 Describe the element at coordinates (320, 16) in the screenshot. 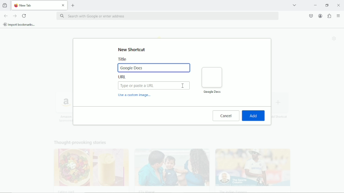

I see `account` at that location.